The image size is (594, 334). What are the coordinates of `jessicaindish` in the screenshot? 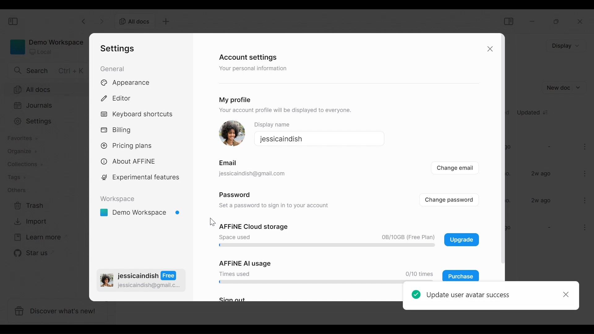 It's located at (148, 276).